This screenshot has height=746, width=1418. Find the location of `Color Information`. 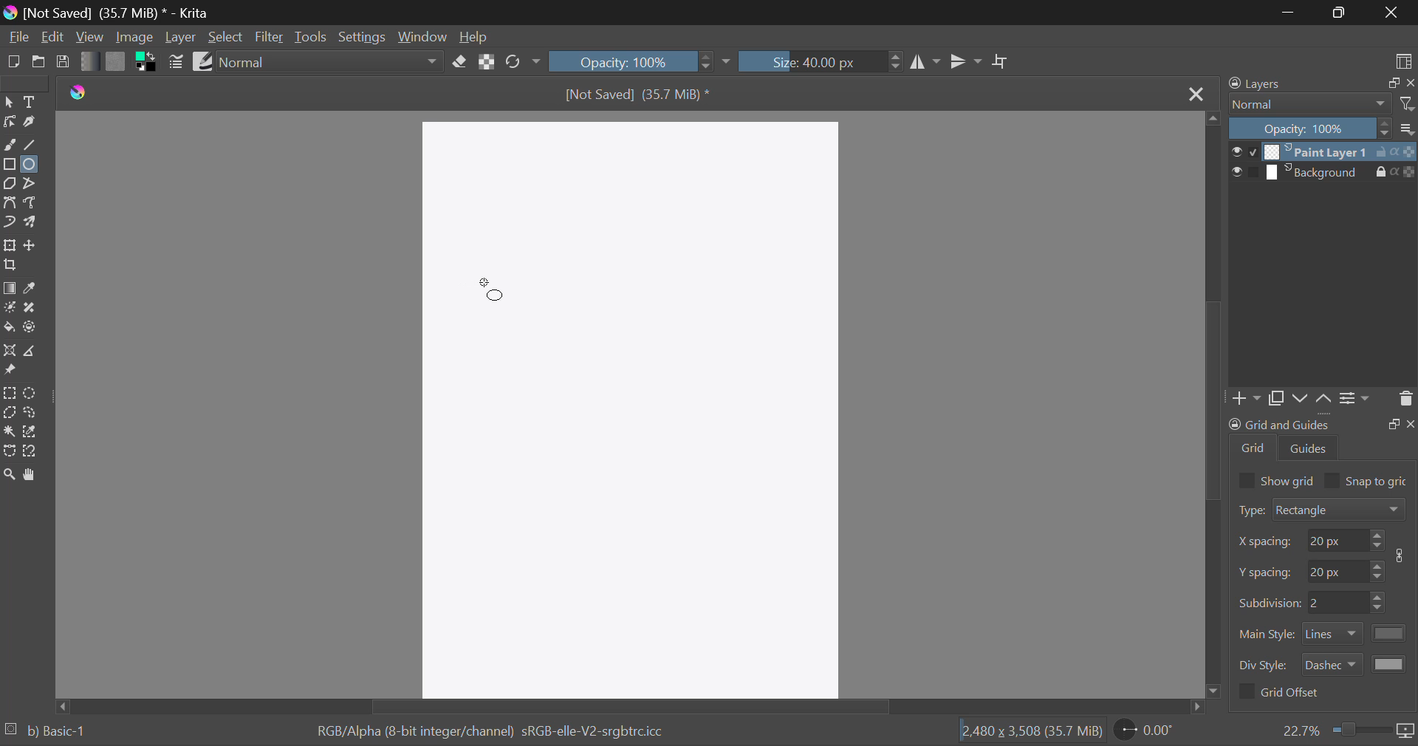

Color Information is located at coordinates (484, 733).